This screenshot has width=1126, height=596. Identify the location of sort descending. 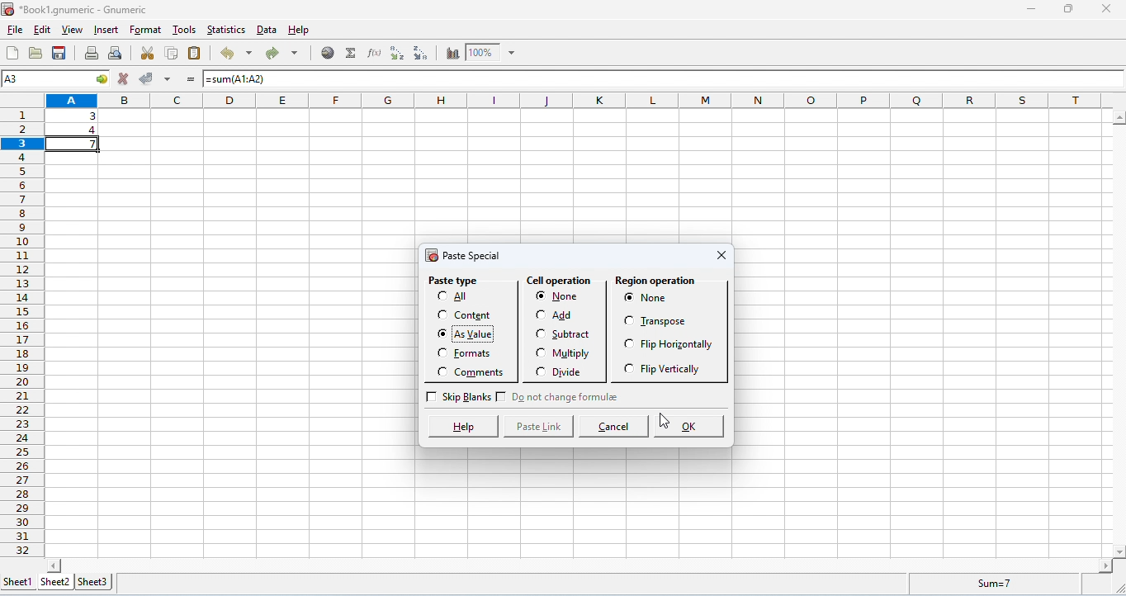
(421, 54).